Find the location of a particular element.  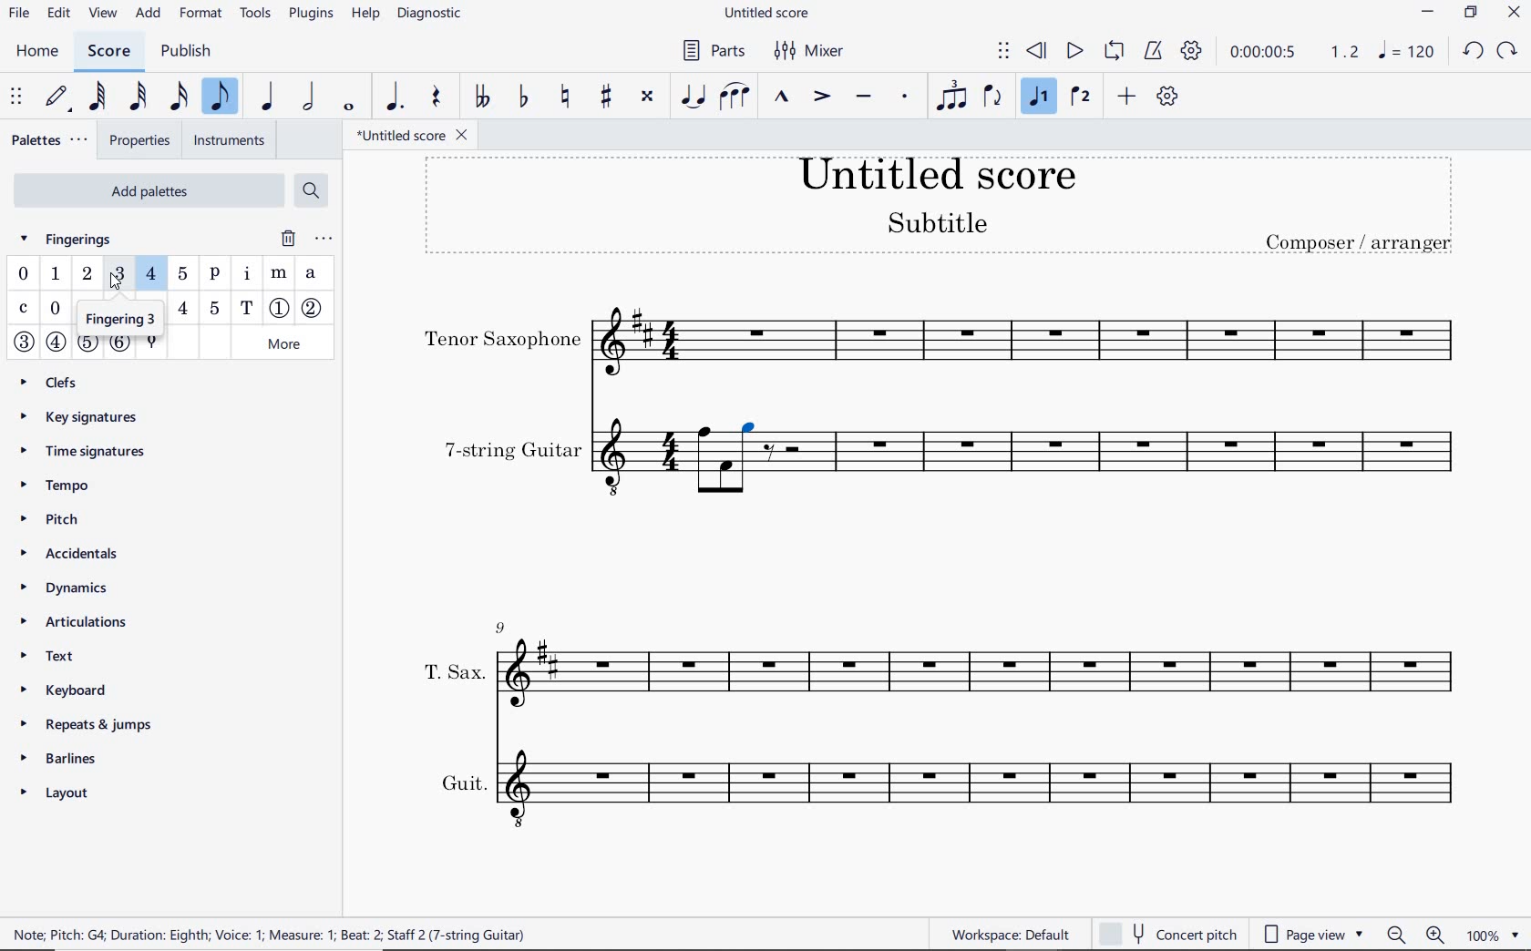

score description is located at coordinates (275, 934).